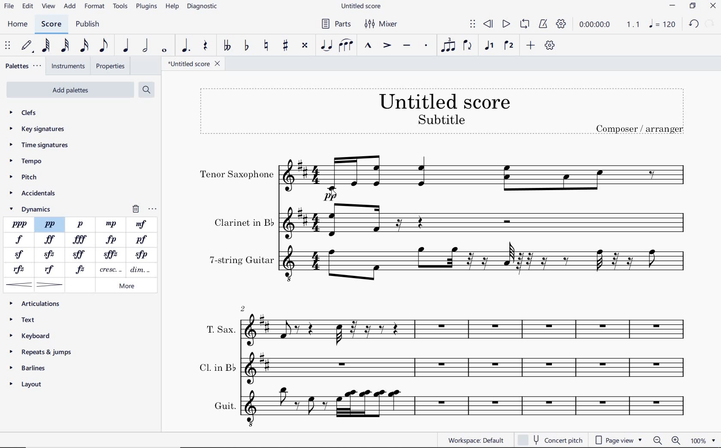 This screenshot has height=448, width=721. Describe the element at coordinates (10, 6) in the screenshot. I see `file` at that location.